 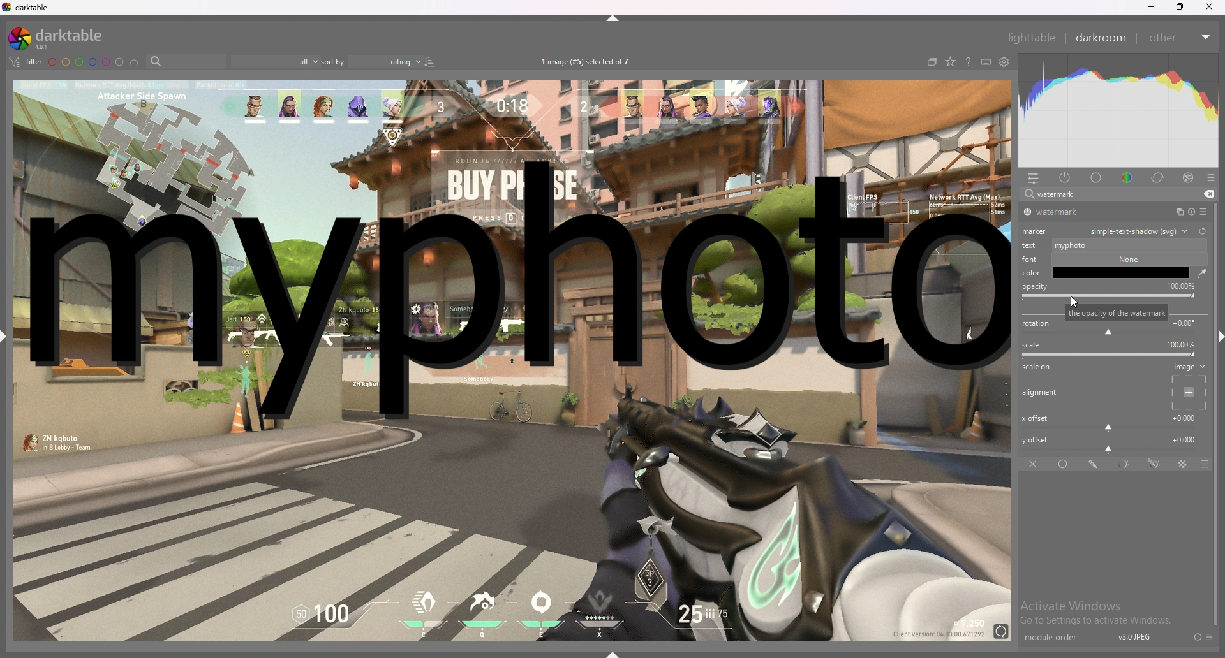 What do you see at coordinates (1005, 62) in the screenshot?
I see `show global preference` at bounding box center [1005, 62].